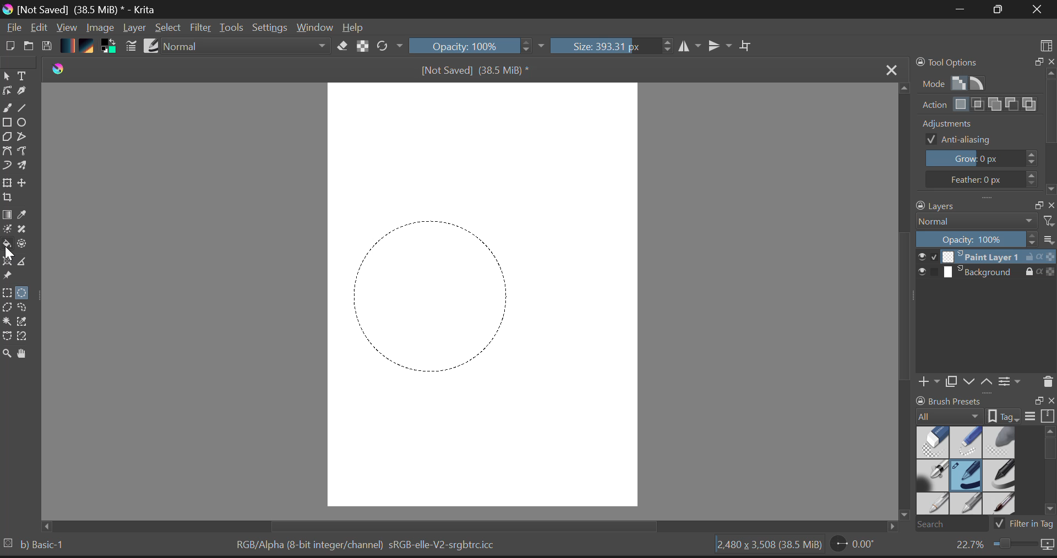  I want to click on Opacity, so click(478, 47).